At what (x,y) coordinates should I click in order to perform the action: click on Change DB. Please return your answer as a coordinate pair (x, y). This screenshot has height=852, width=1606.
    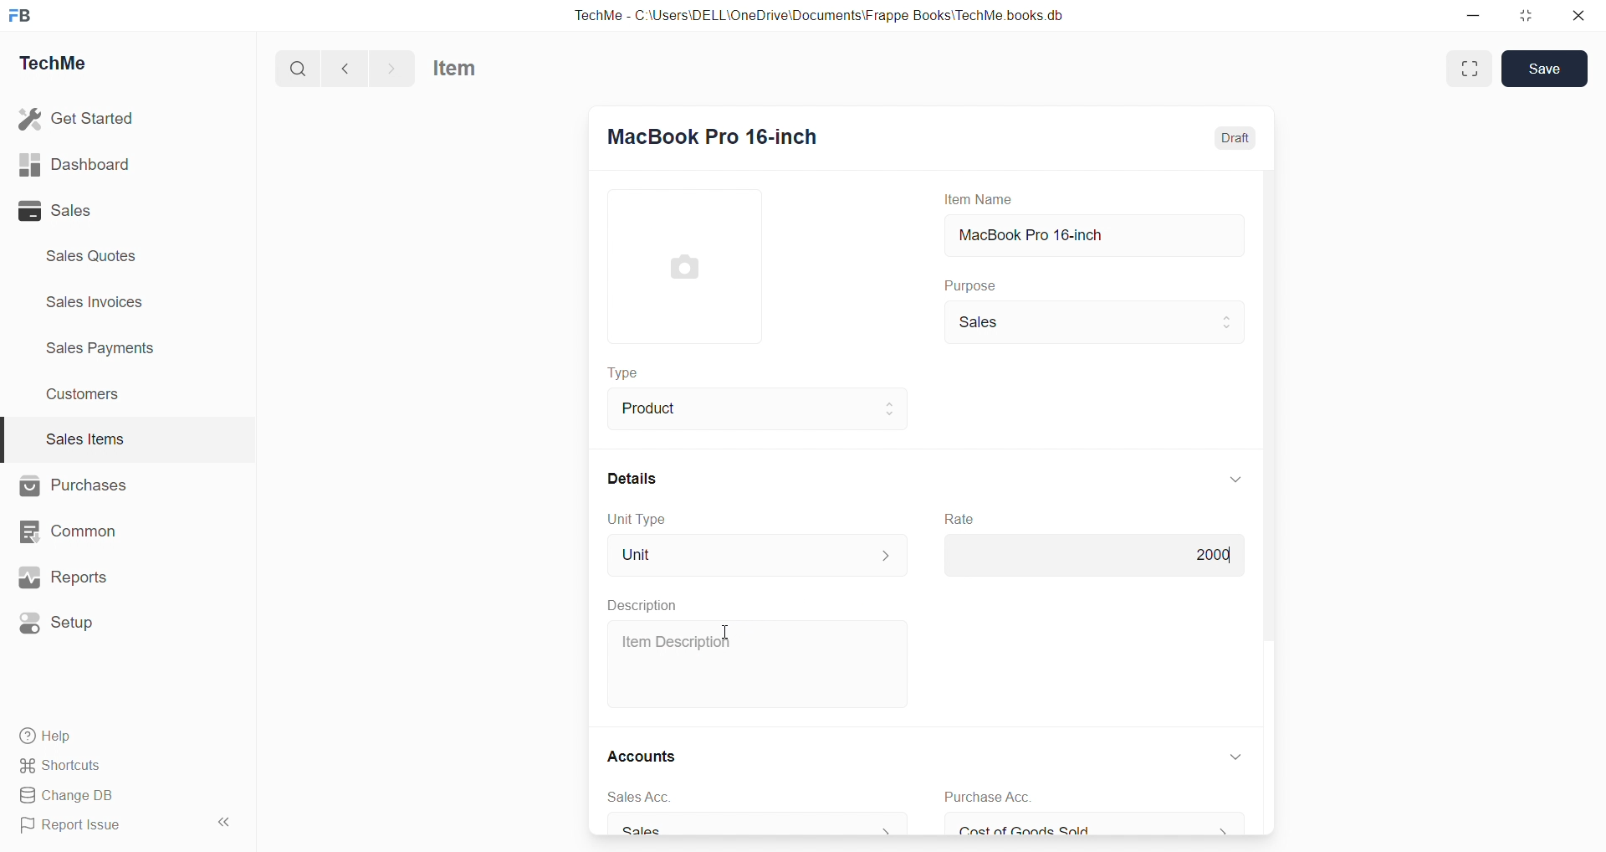
    Looking at the image, I should click on (68, 795).